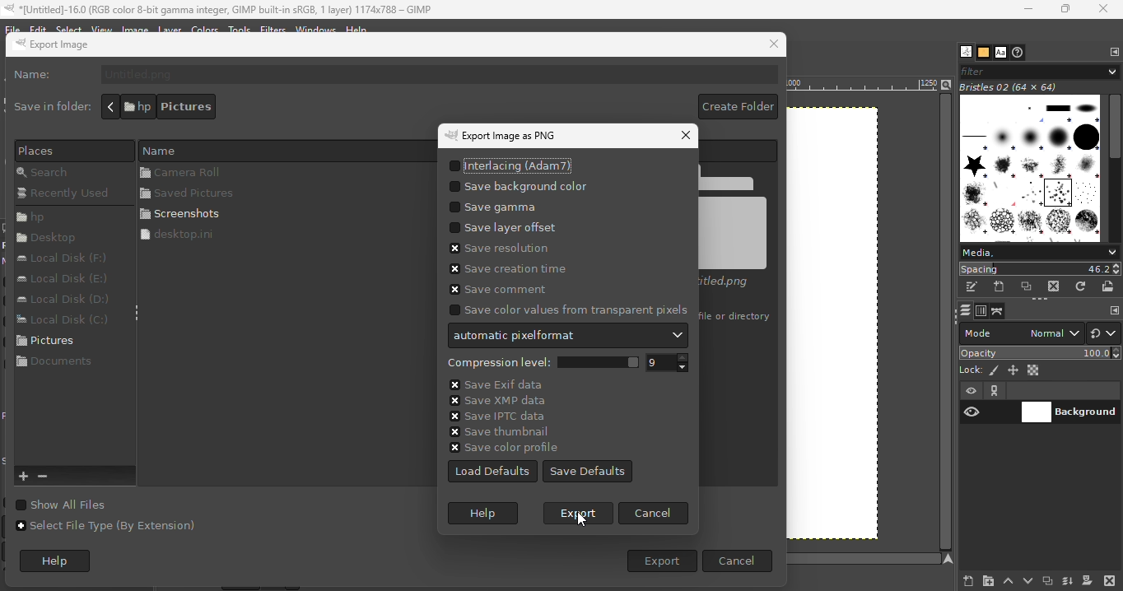 This screenshot has height=591, width=1123. I want to click on my Pictures, so click(274, 107).